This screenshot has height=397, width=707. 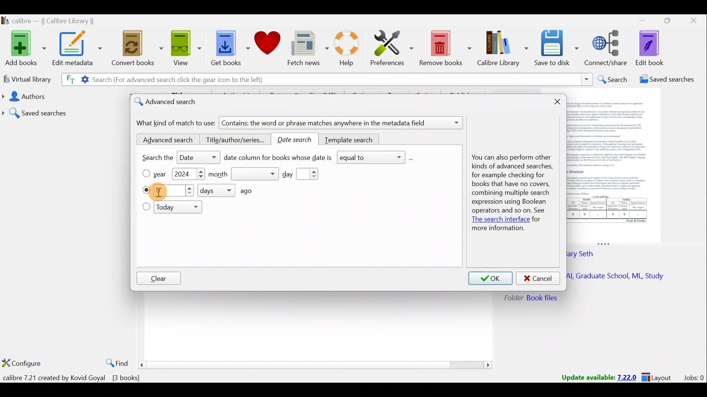 I want to click on How many days ago?, so click(x=232, y=190).